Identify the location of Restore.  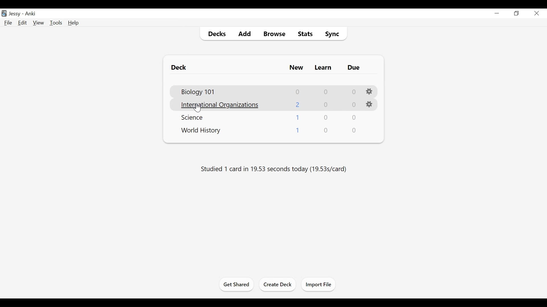
(517, 13).